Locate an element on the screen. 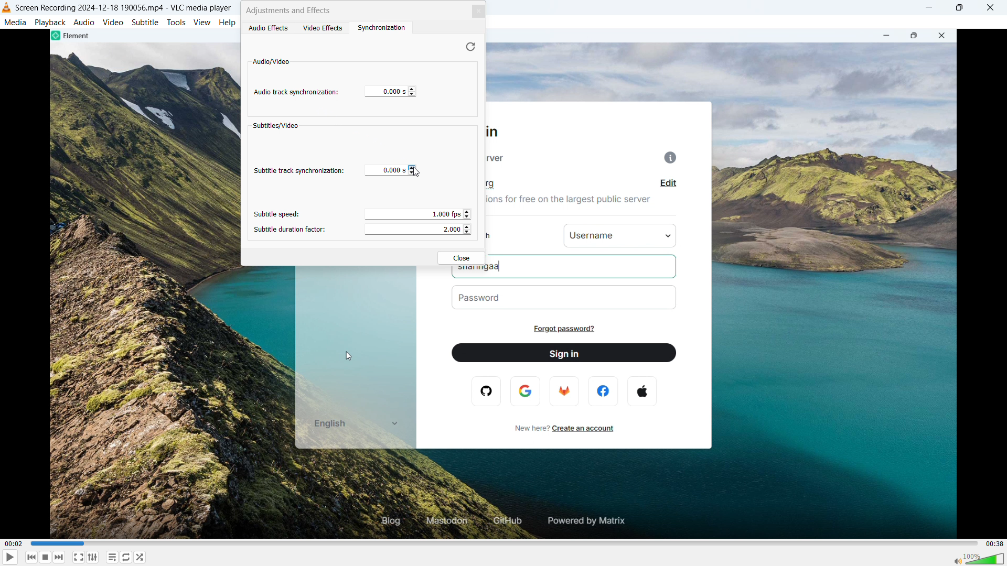  password is located at coordinates (567, 297).